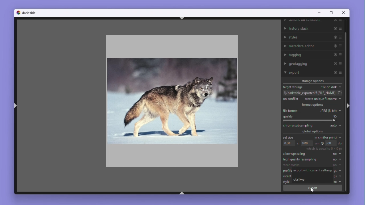  Describe the element at coordinates (313, 55) in the screenshot. I see `Tagging` at that location.